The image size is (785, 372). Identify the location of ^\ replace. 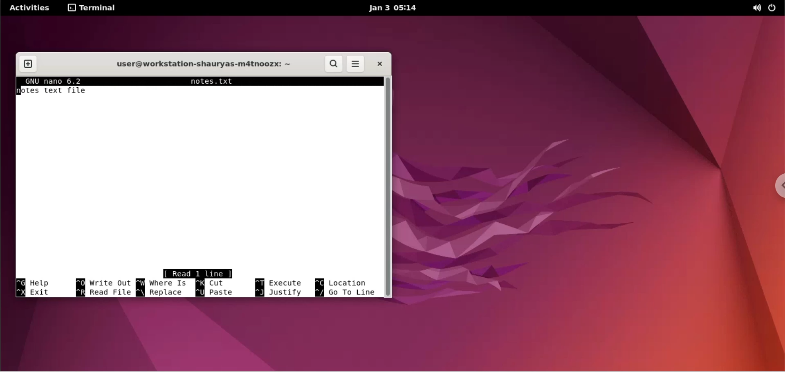
(166, 293).